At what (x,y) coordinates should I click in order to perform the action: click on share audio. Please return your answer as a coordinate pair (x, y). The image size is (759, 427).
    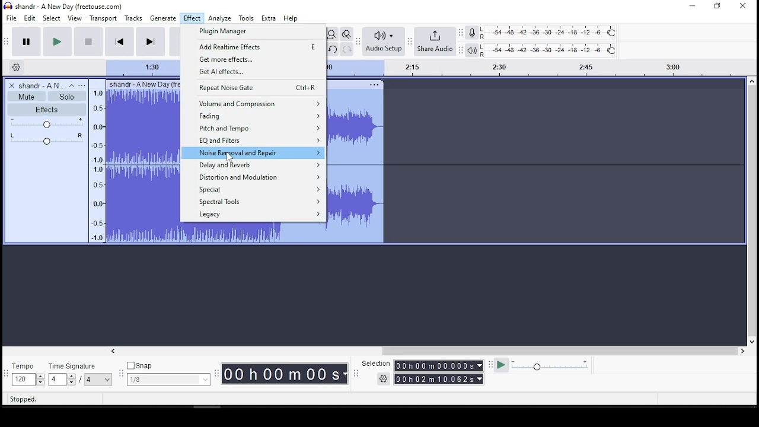
    Looking at the image, I should click on (435, 42).